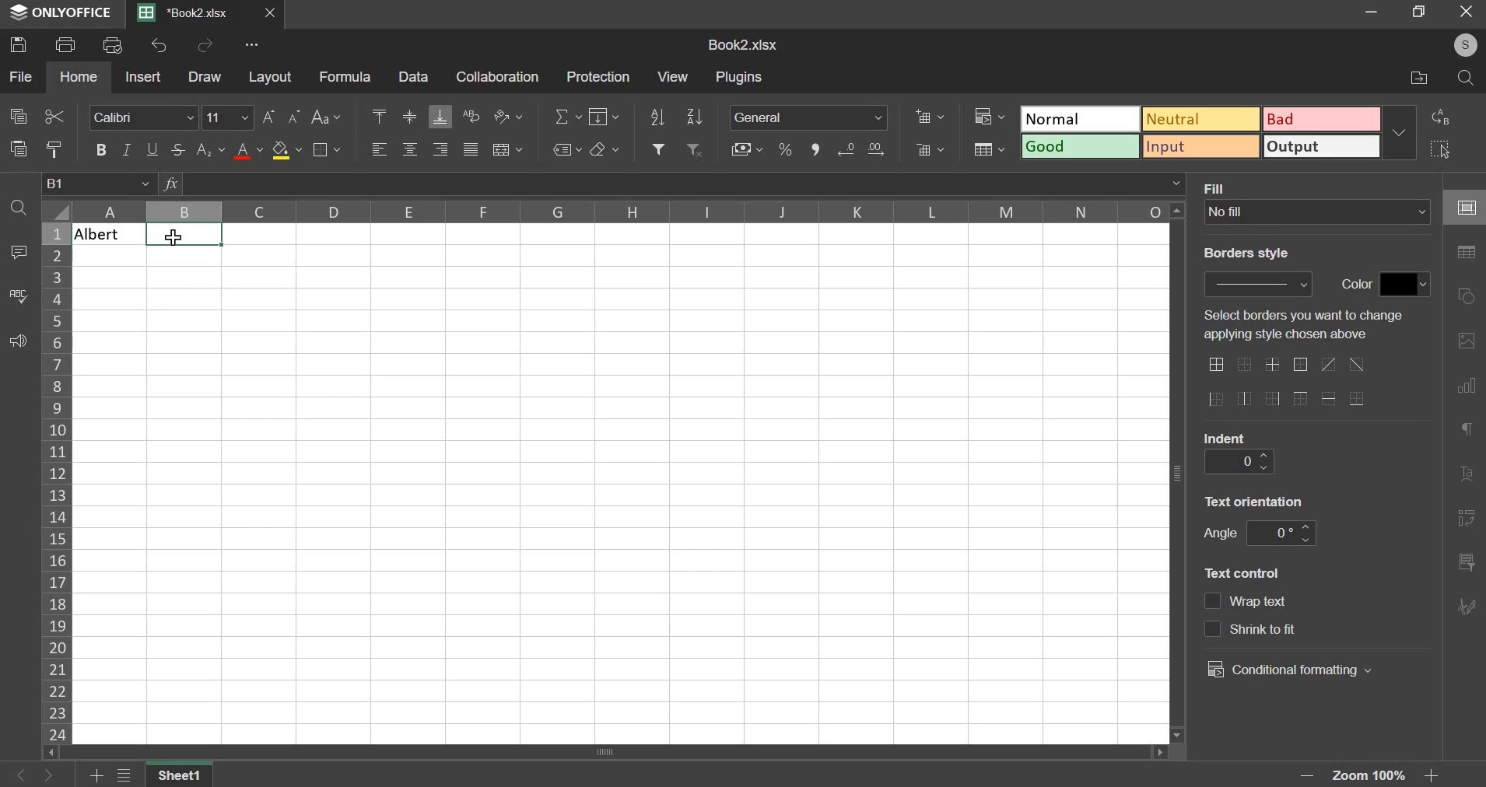 This screenshot has height=787, width=1486. What do you see at coordinates (598, 75) in the screenshot?
I see `protection` at bounding box center [598, 75].